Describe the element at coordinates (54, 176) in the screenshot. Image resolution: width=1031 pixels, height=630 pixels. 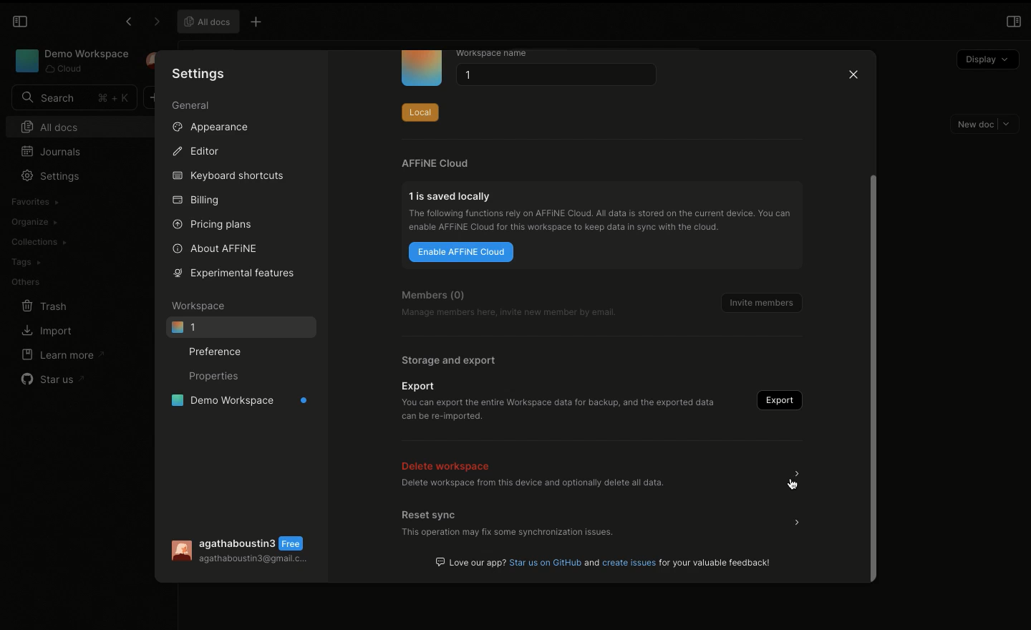
I see `Settings` at that location.